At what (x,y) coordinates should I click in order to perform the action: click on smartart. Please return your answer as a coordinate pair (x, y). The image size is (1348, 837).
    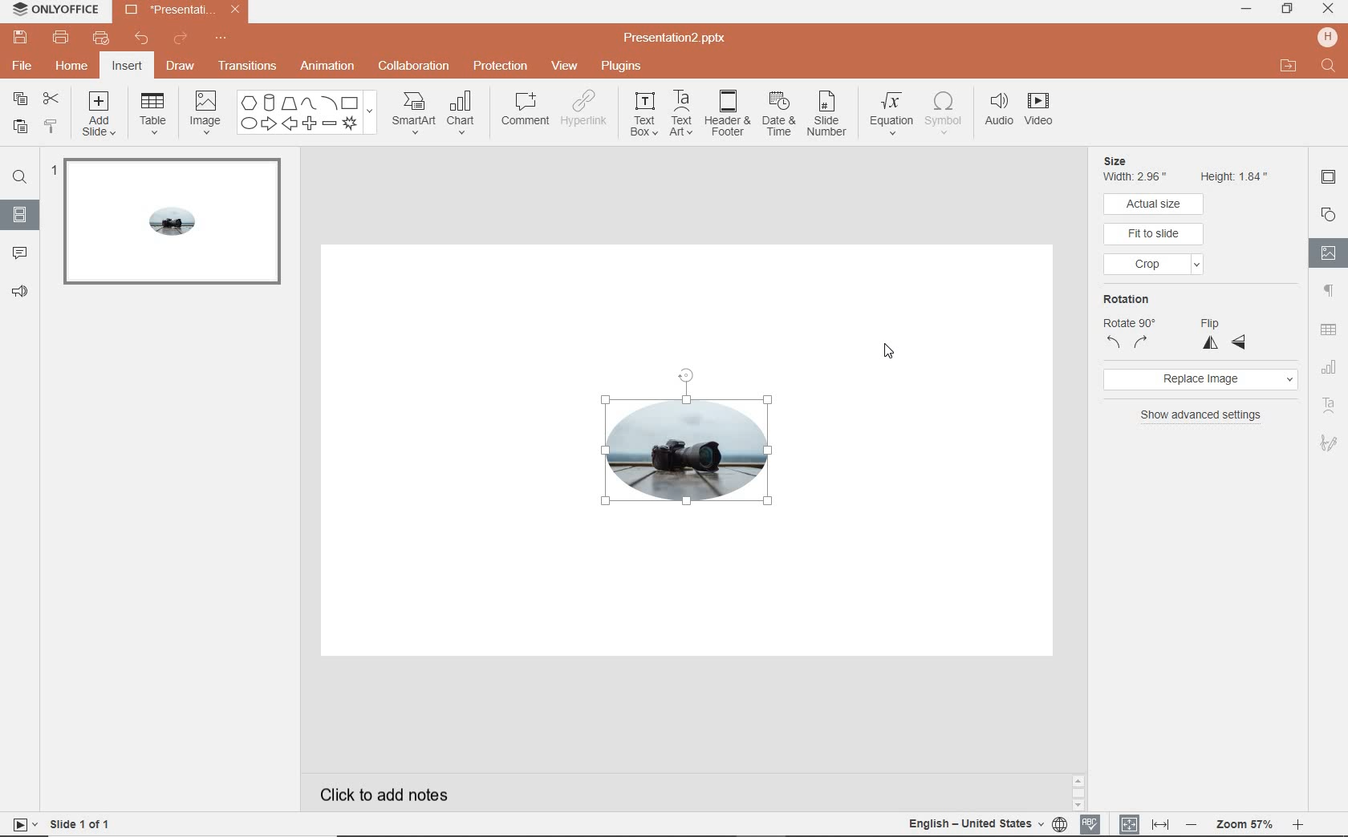
    Looking at the image, I should click on (412, 114).